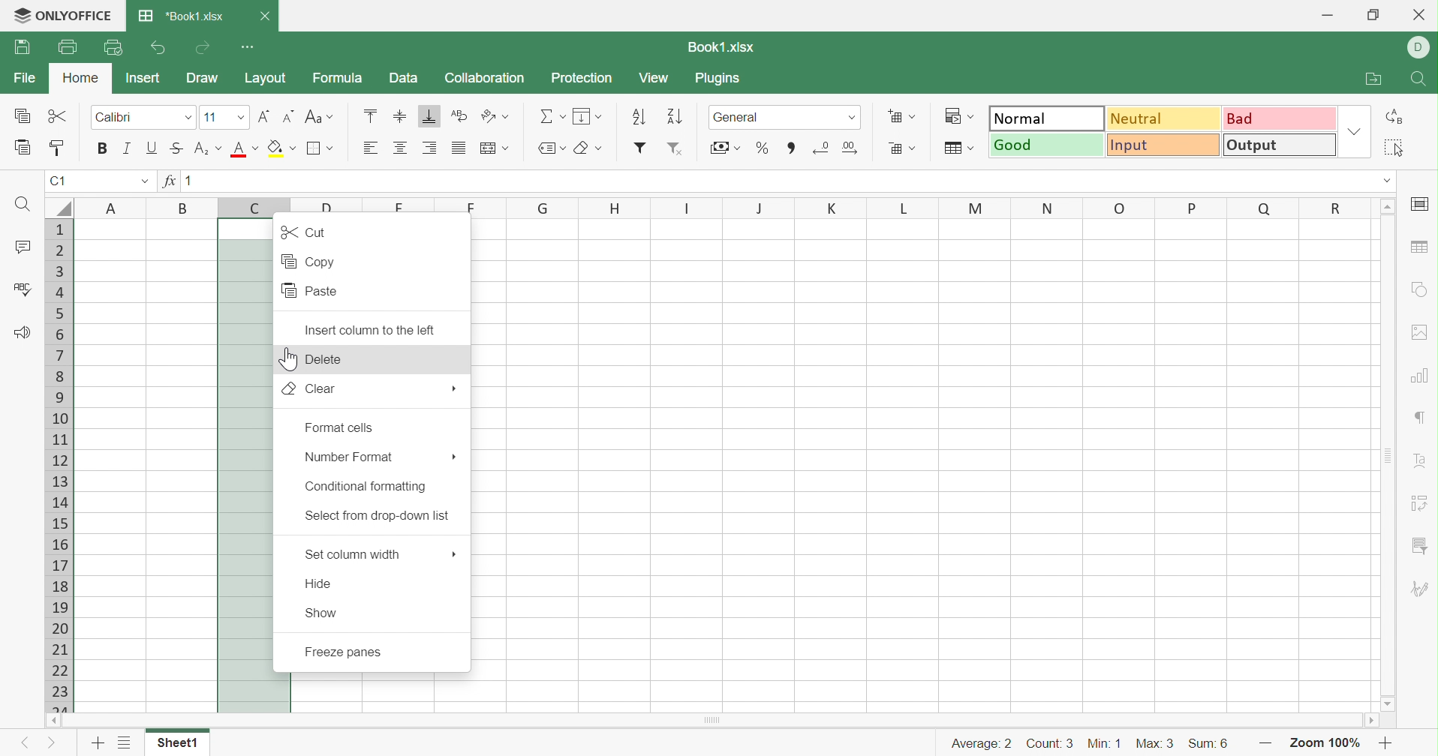 This screenshot has height=756, width=1438. Describe the element at coordinates (113, 115) in the screenshot. I see `Calibri` at that location.